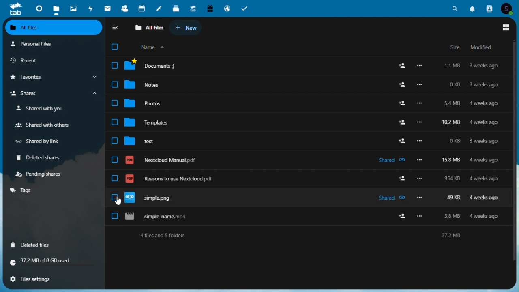 The height and width of the screenshot is (292, 519). What do you see at coordinates (41, 174) in the screenshot?
I see `pending shares` at bounding box center [41, 174].